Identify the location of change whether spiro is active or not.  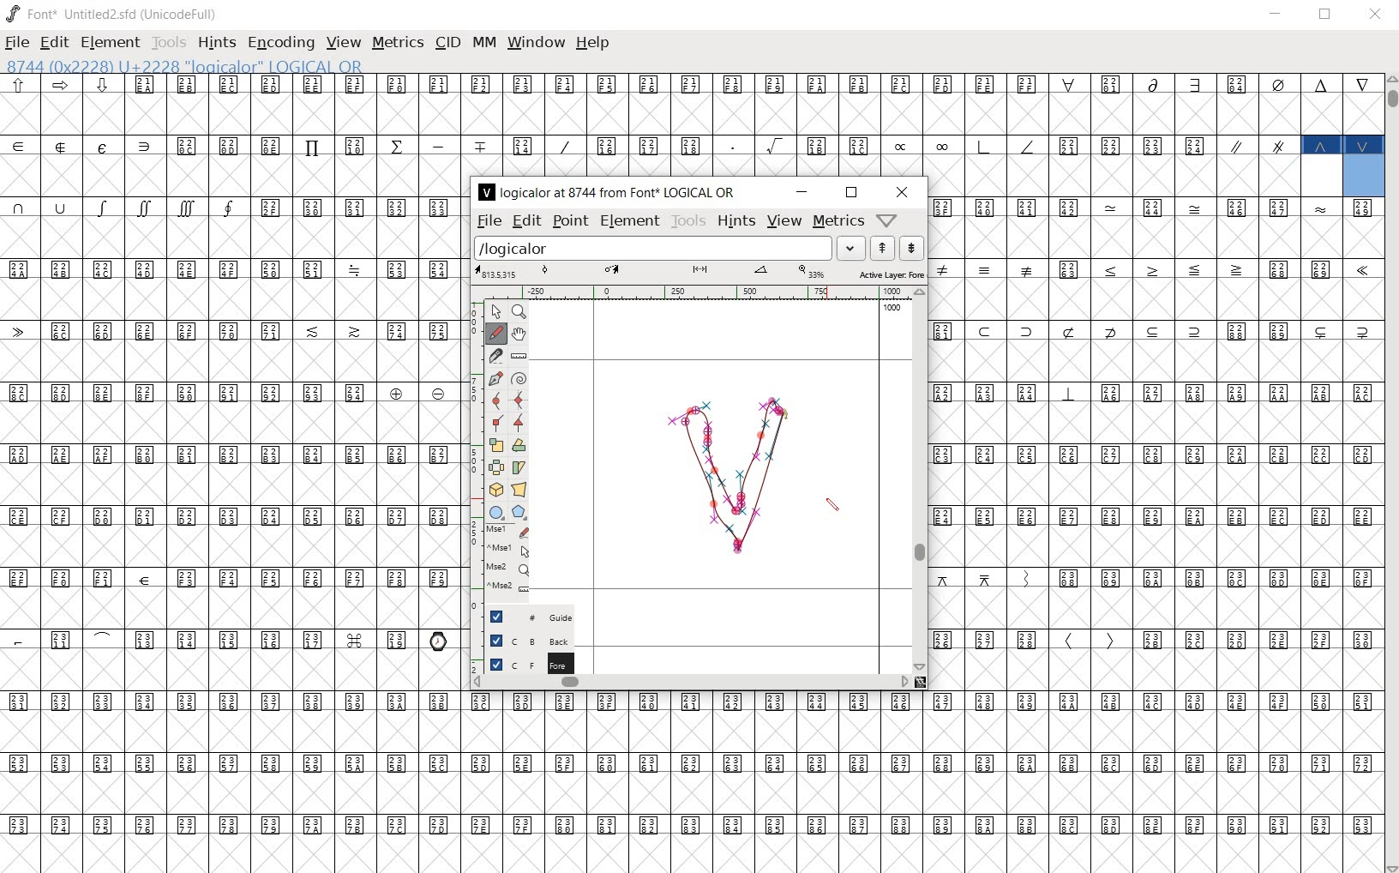
(516, 378).